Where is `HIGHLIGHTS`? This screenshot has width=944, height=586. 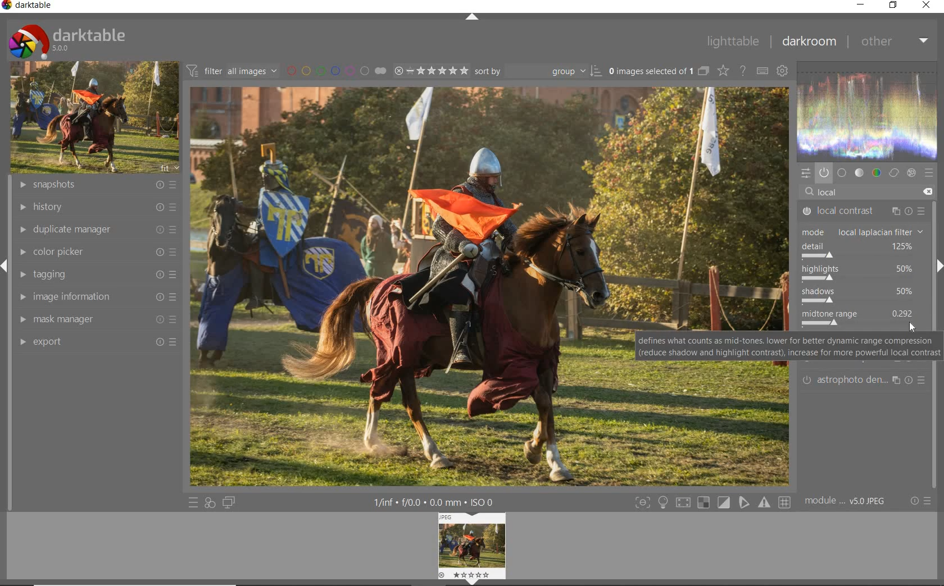 HIGHLIGHTS is located at coordinates (863, 274).